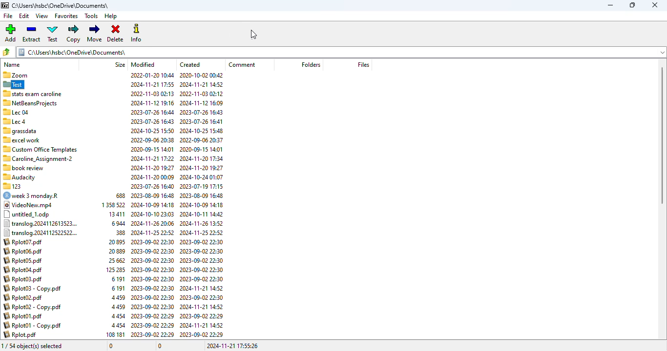 This screenshot has width=667, height=351. What do you see at coordinates (27, 205) in the screenshot?
I see `VideoNew.mp4` at bounding box center [27, 205].